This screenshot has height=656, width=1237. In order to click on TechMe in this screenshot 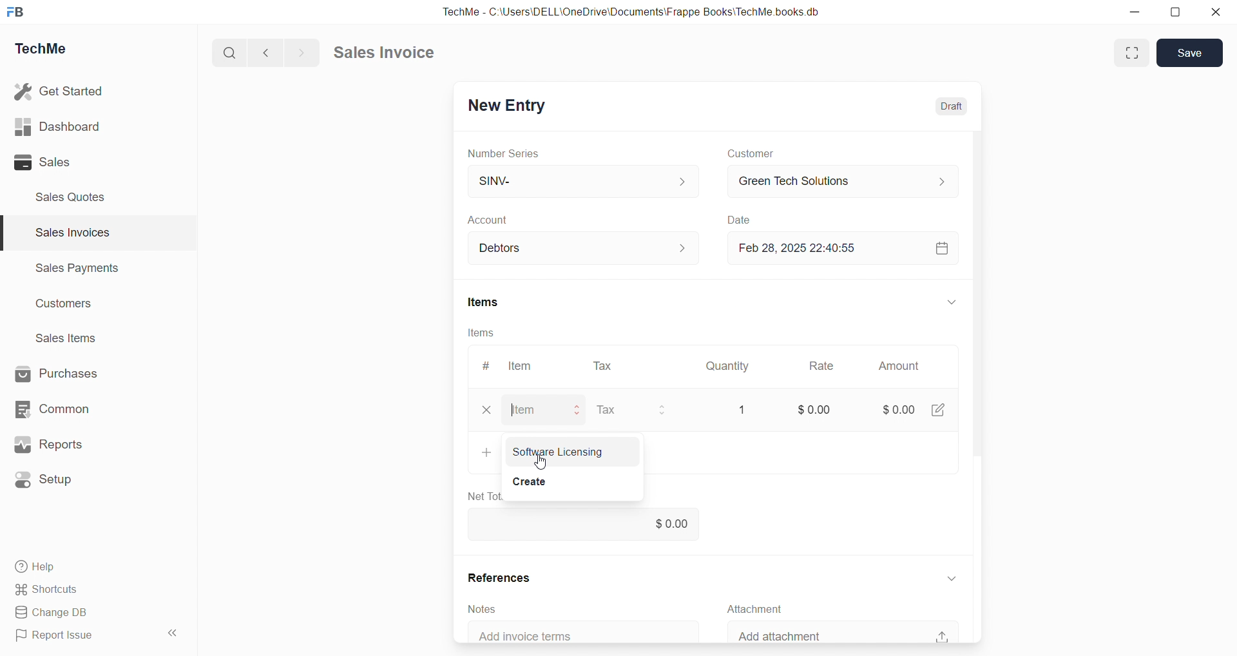, I will do `click(41, 49)`.